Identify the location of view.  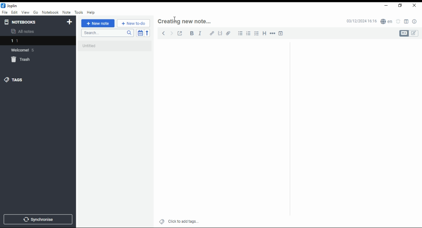
(25, 13).